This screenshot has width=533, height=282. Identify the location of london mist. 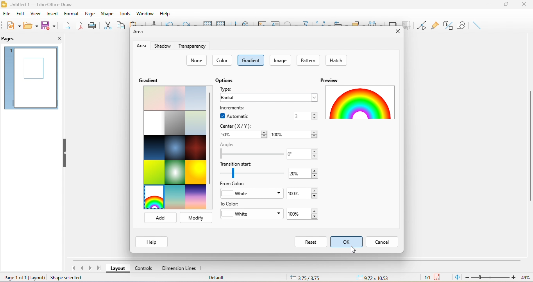
(173, 123).